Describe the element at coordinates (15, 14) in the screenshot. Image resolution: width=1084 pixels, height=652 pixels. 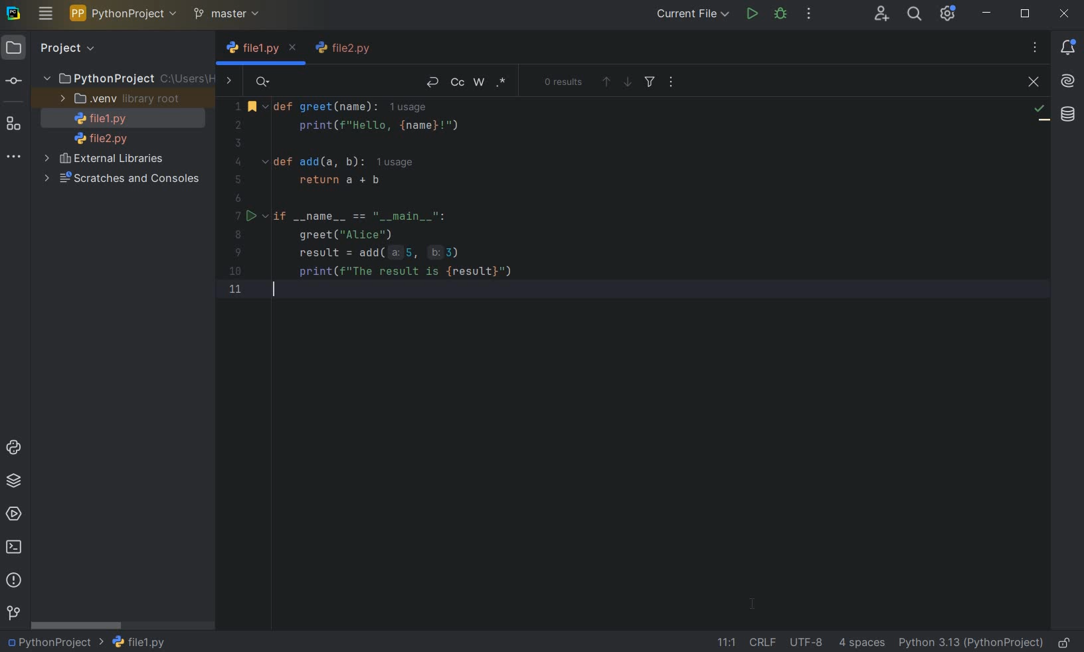
I see `SYSTEM LOGO` at that location.